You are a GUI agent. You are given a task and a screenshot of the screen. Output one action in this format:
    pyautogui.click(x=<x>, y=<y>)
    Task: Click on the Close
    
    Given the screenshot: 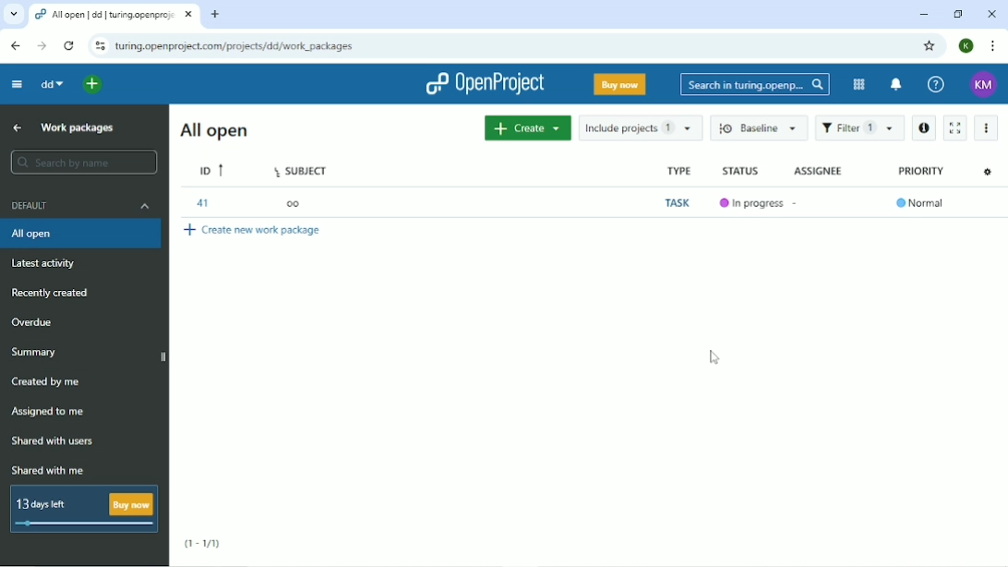 What is the action you would take?
    pyautogui.click(x=990, y=13)
    